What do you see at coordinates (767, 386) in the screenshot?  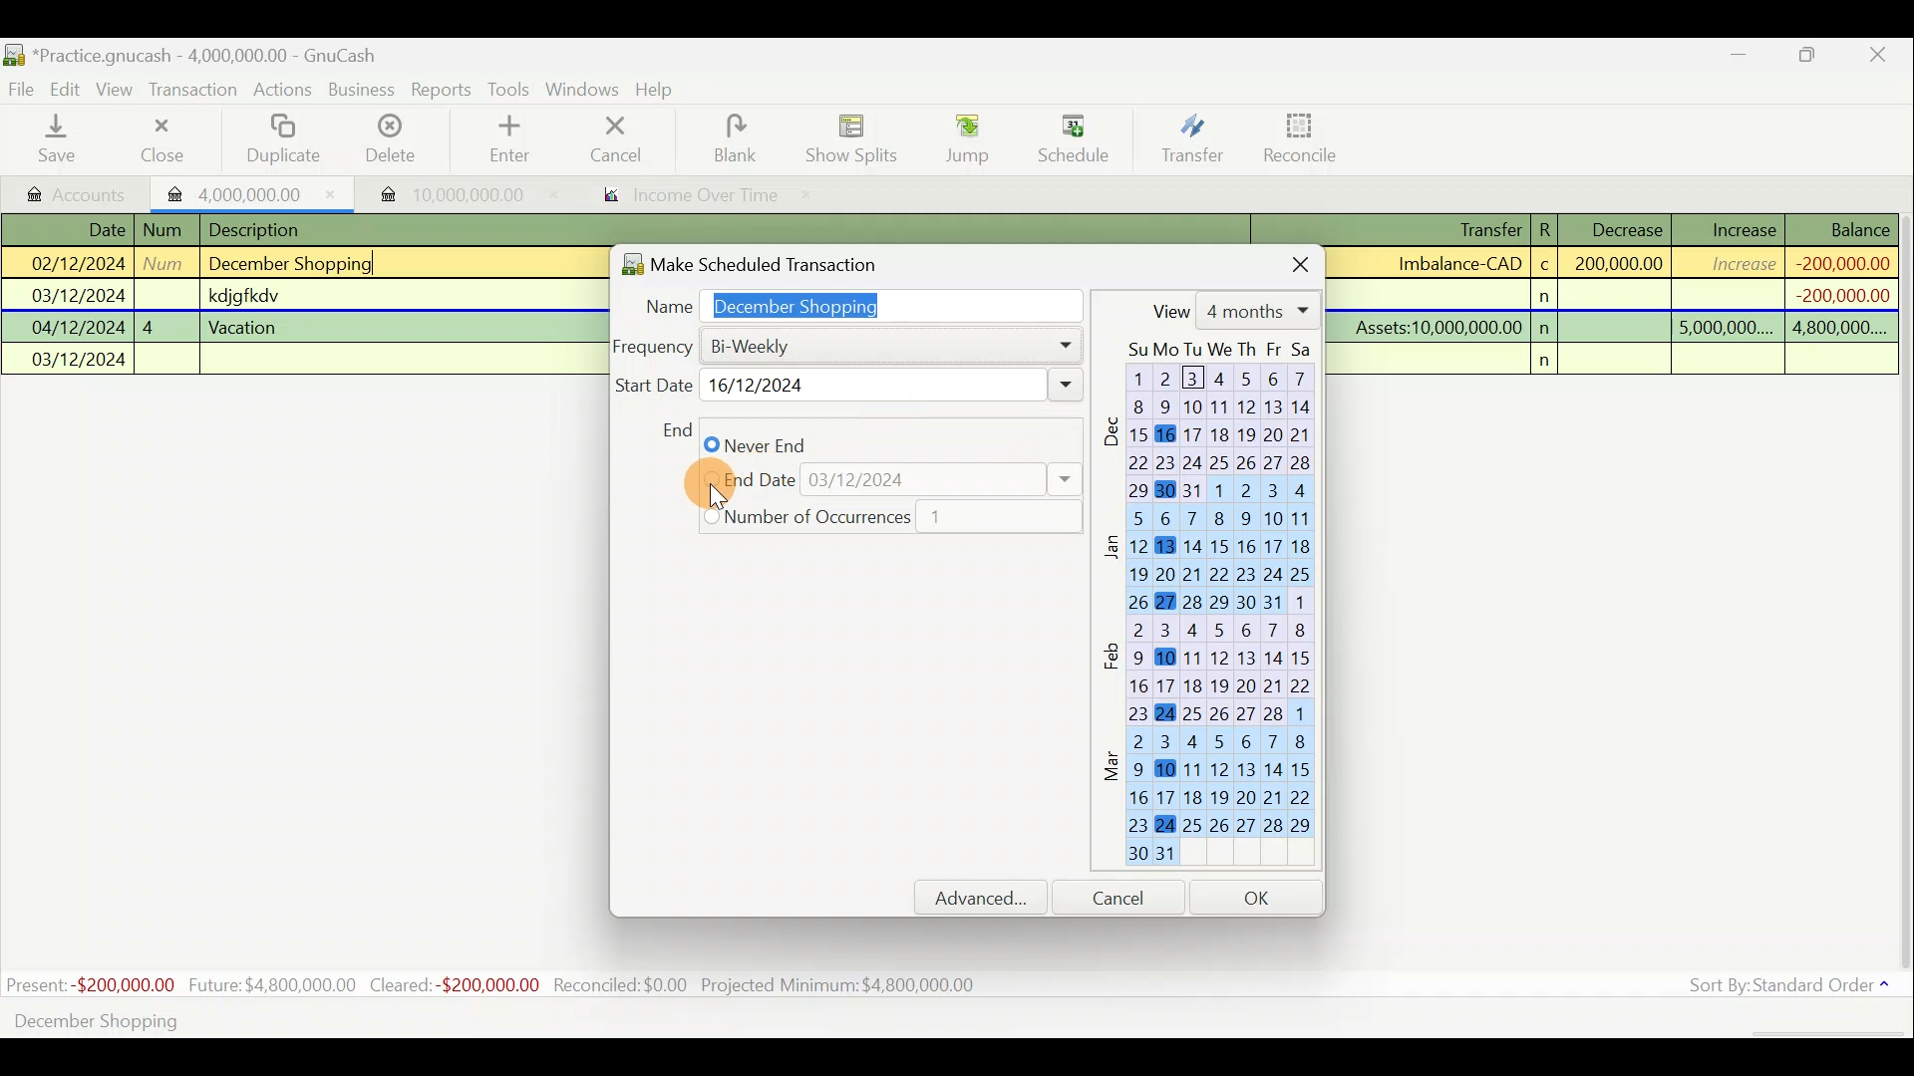 I see `Weekly` at bounding box center [767, 386].